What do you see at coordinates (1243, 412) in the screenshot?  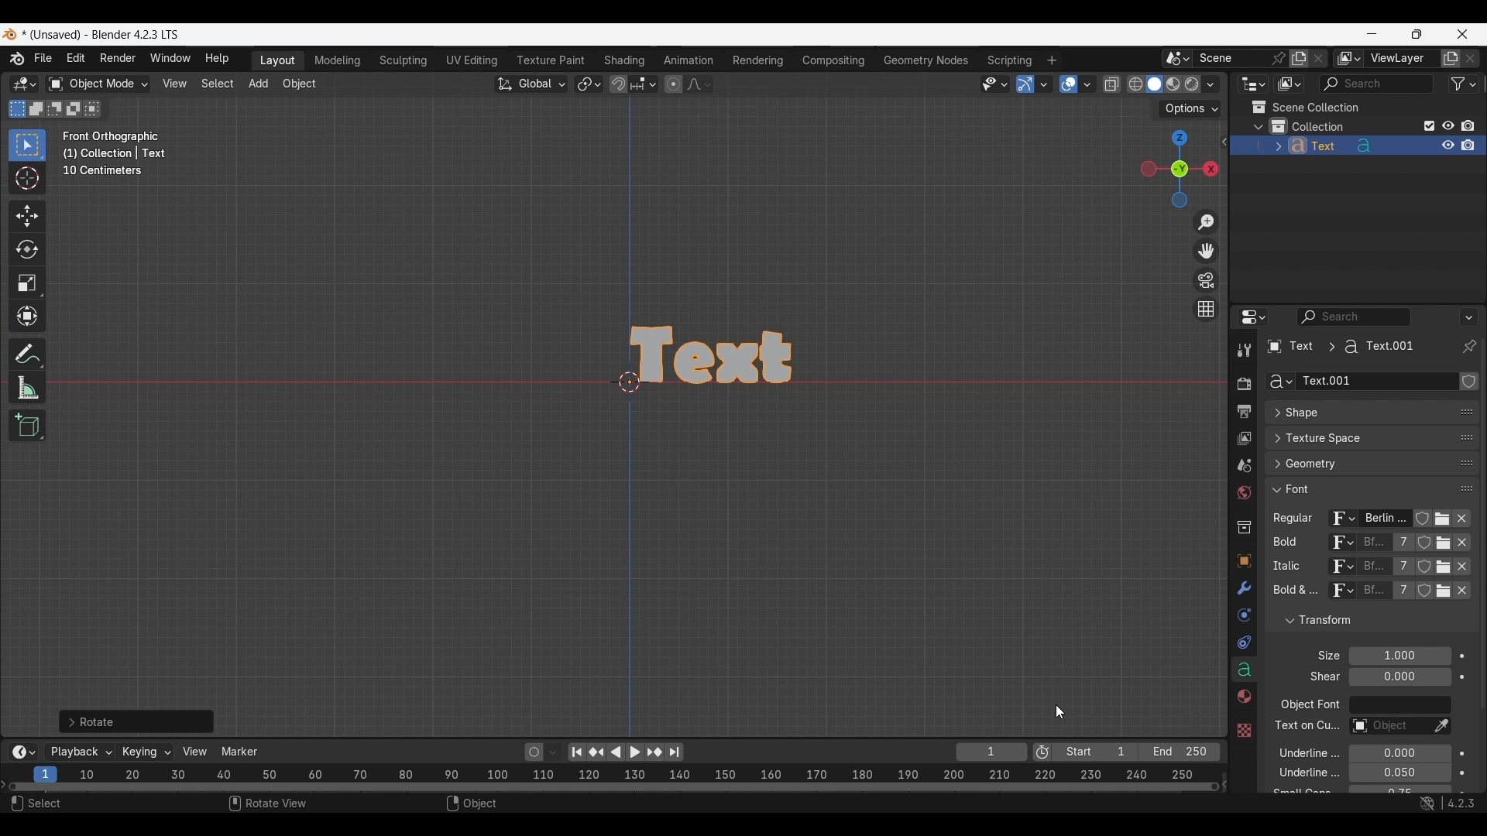 I see `Output` at bounding box center [1243, 412].